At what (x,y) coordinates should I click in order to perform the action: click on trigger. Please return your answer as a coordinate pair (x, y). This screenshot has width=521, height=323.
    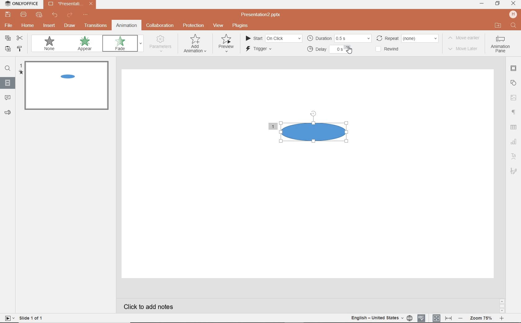
    Looking at the image, I should click on (261, 49).